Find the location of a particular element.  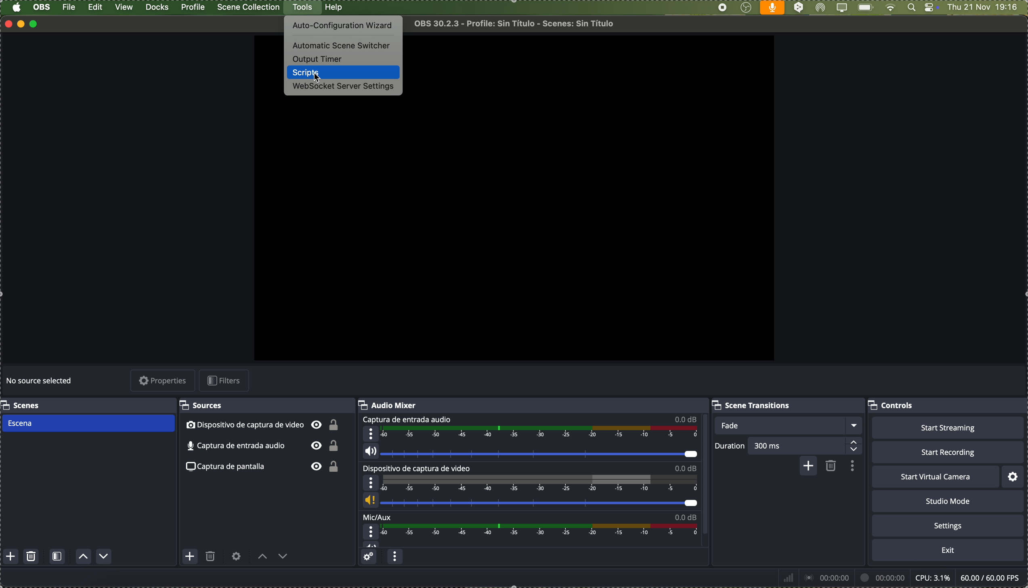

DeepL is located at coordinates (799, 8).